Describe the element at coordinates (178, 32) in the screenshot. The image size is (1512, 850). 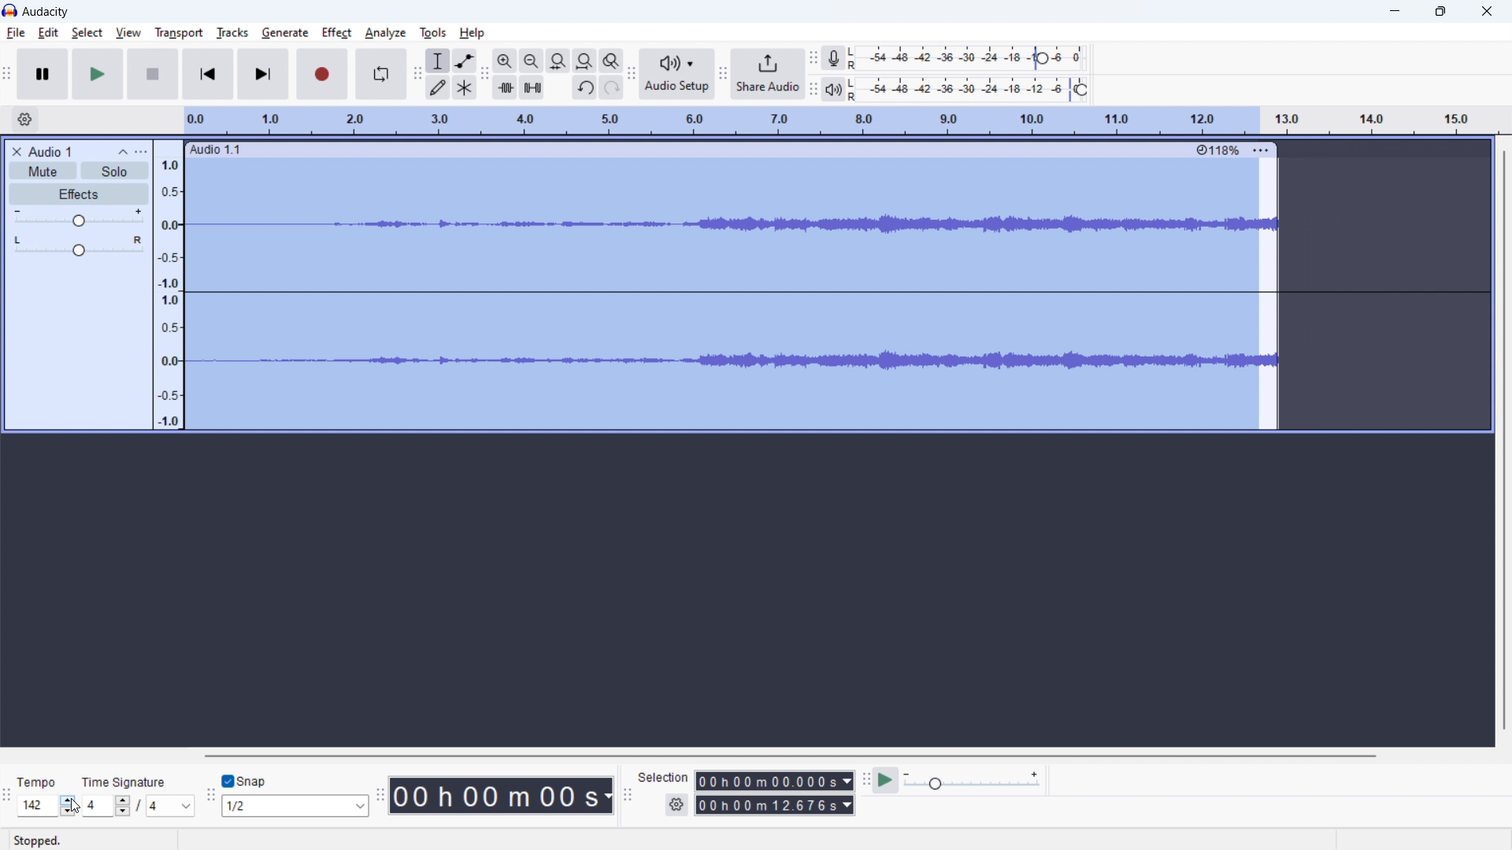
I see `transport` at that location.